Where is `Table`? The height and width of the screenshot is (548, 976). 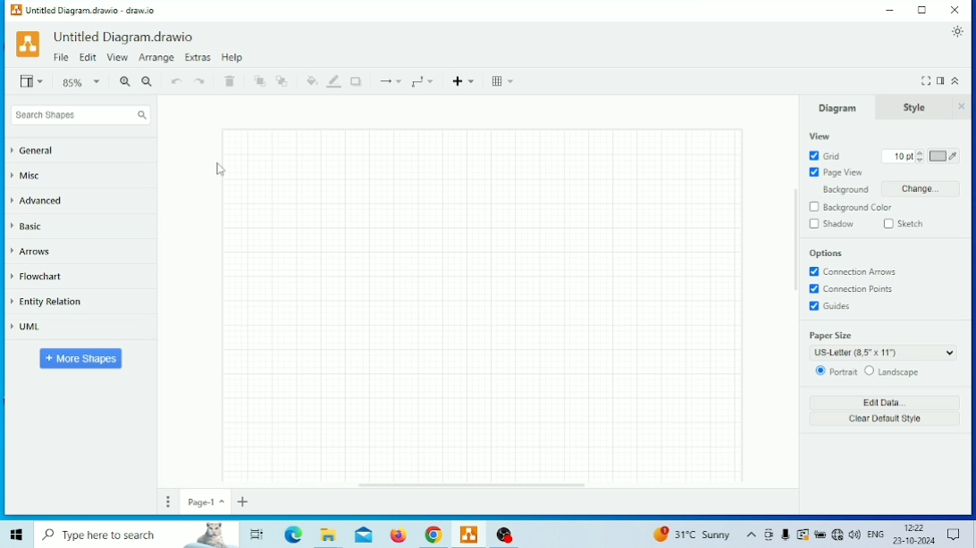 Table is located at coordinates (503, 81).